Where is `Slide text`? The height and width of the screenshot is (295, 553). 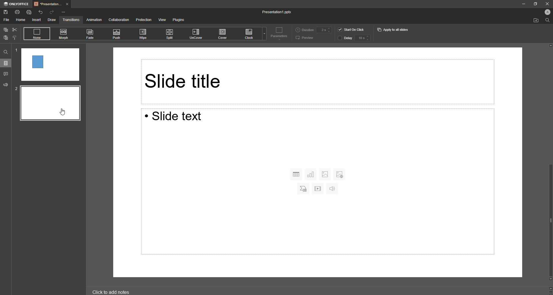
Slide text is located at coordinates (311, 121).